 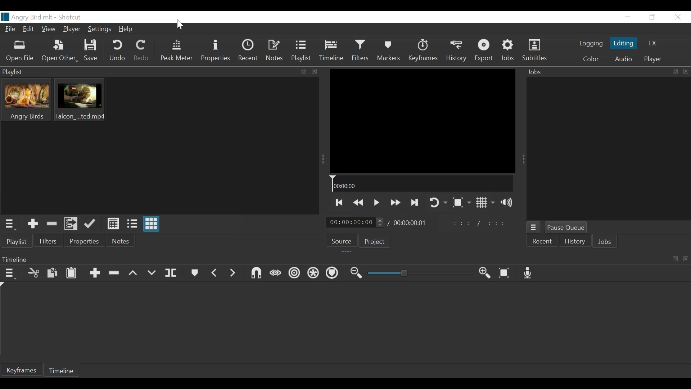 I want to click on Media Viewer, so click(x=422, y=121).